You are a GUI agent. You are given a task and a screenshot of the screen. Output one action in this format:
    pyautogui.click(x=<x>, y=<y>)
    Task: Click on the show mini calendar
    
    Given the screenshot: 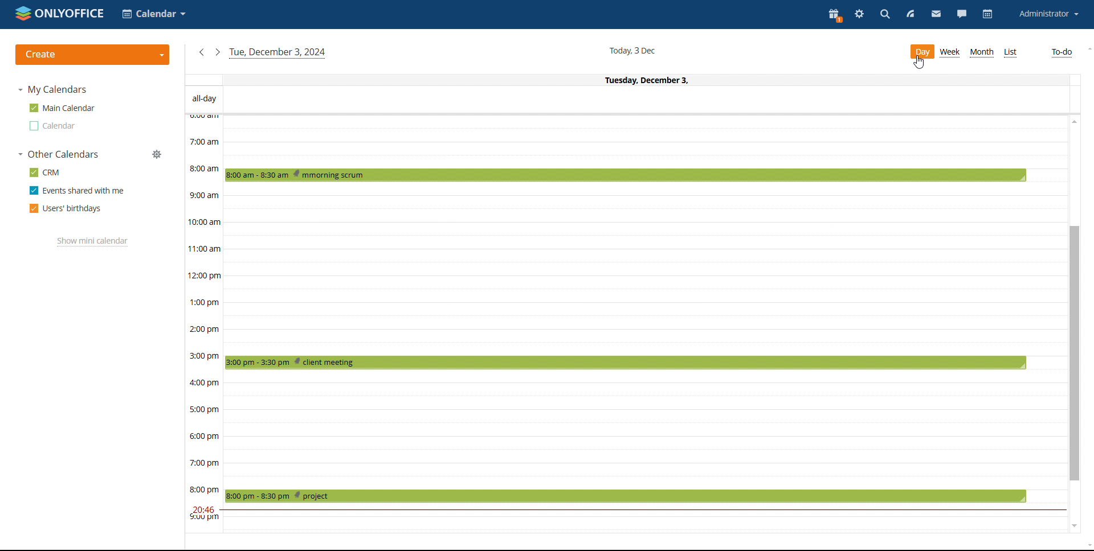 What is the action you would take?
    pyautogui.click(x=93, y=242)
    